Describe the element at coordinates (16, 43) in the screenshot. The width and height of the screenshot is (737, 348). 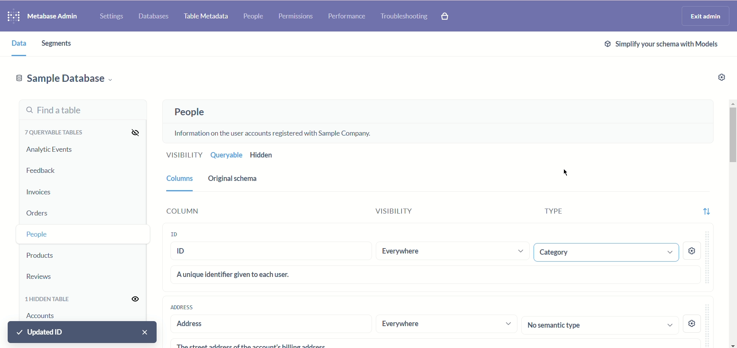
I see `data` at that location.